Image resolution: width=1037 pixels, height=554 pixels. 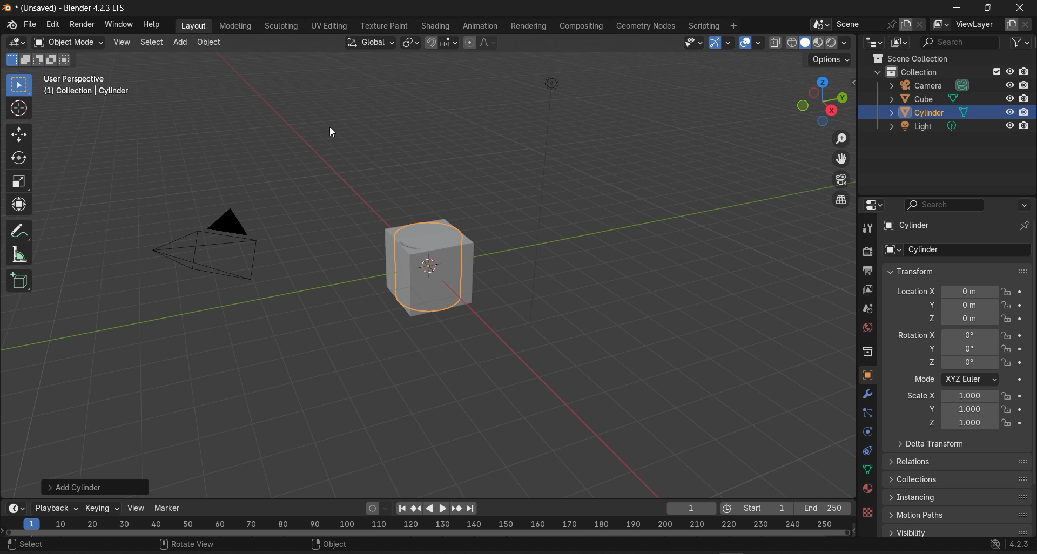 What do you see at coordinates (20, 110) in the screenshot?
I see `cursor` at bounding box center [20, 110].